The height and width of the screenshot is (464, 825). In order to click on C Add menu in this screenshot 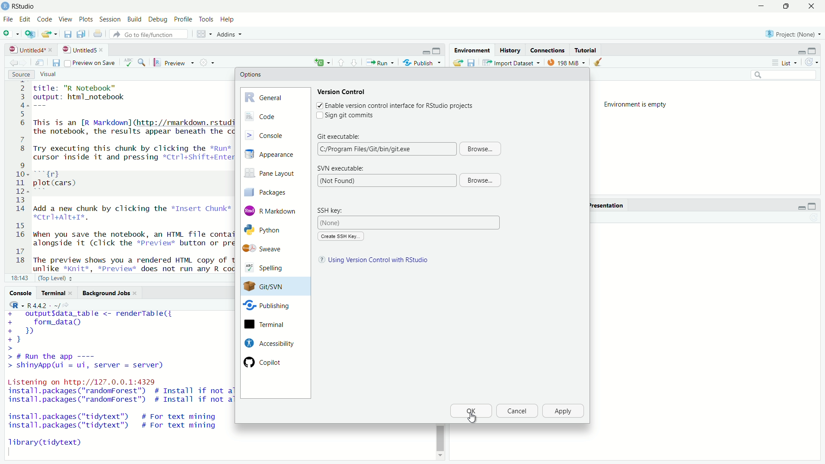, I will do `click(322, 61)`.